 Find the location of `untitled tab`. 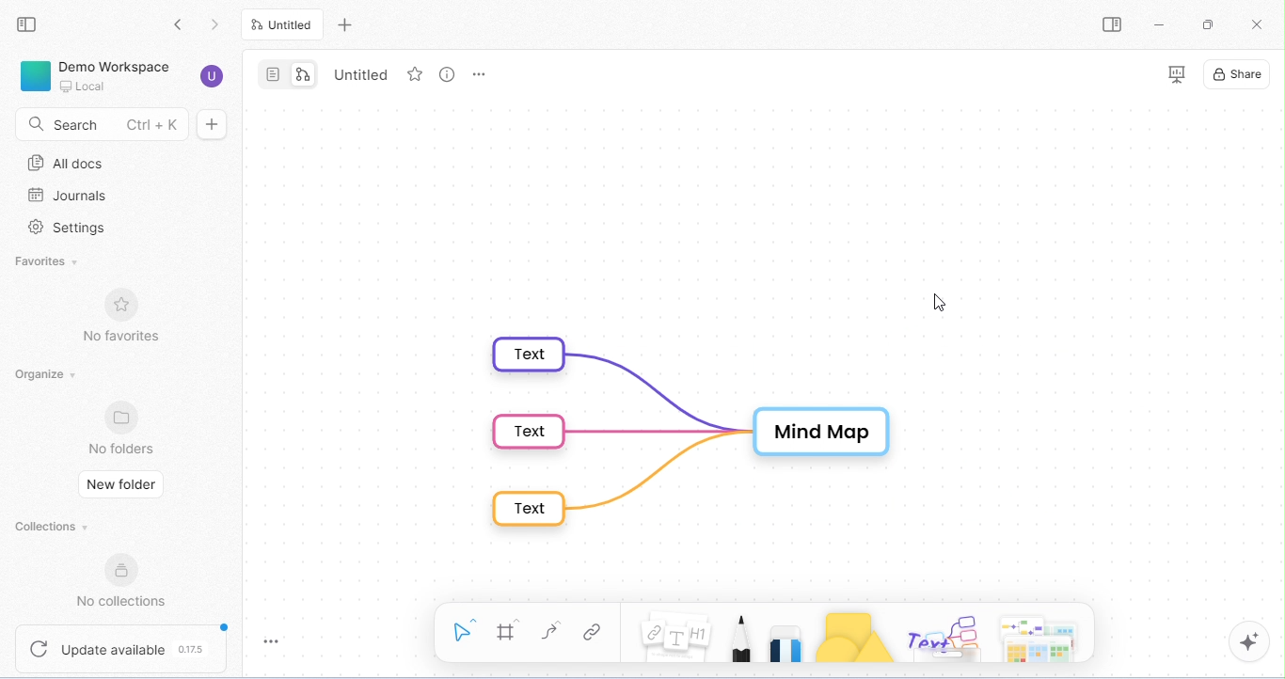

untitled tab is located at coordinates (285, 24).